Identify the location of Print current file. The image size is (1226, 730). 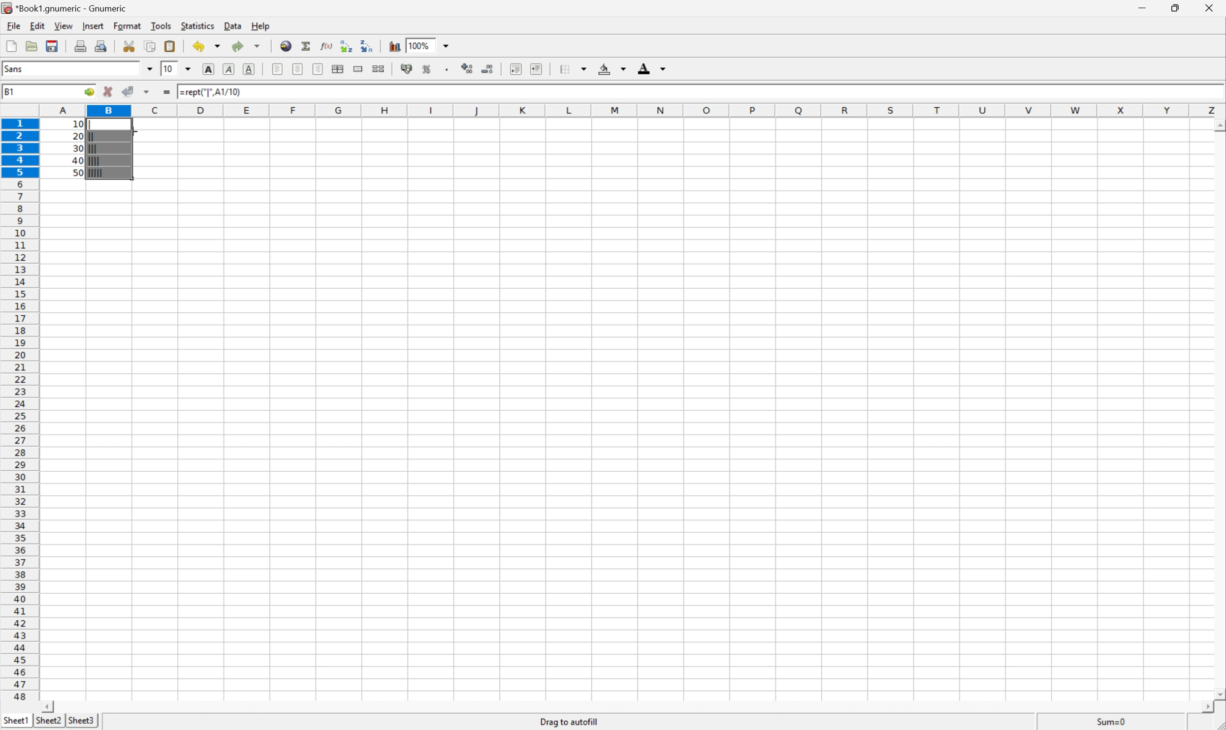
(81, 46).